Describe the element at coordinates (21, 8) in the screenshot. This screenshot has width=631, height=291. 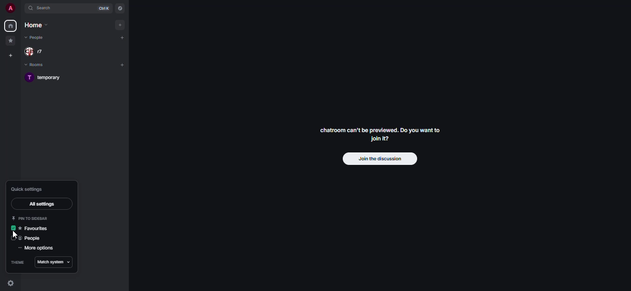
I see `expand` at that location.